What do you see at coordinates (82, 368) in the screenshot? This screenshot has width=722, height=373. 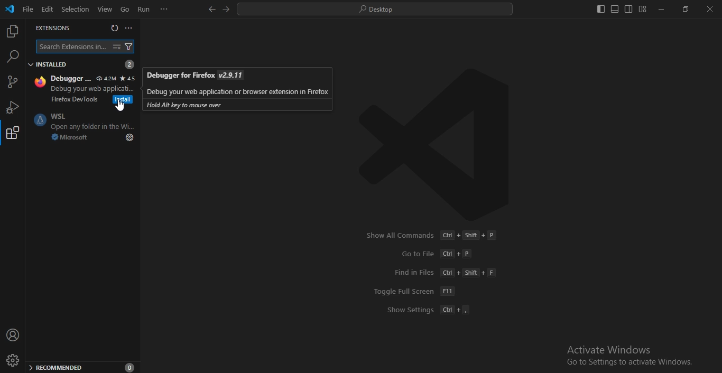 I see `recommended` at bounding box center [82, 368].